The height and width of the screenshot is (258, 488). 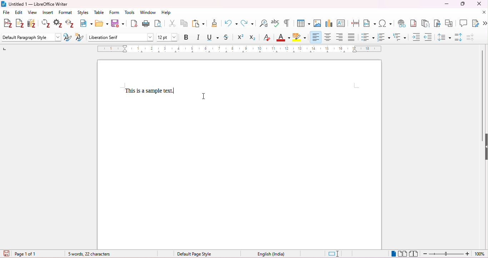 I want to click on new, so click(x=86, y=24).